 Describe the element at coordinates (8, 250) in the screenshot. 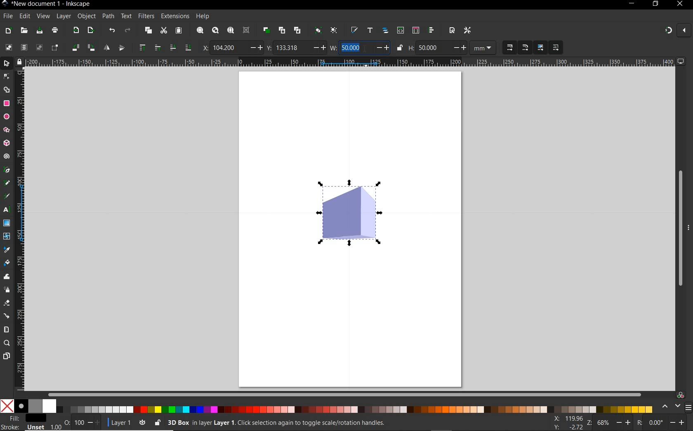

I see `dropper tool` at that location.